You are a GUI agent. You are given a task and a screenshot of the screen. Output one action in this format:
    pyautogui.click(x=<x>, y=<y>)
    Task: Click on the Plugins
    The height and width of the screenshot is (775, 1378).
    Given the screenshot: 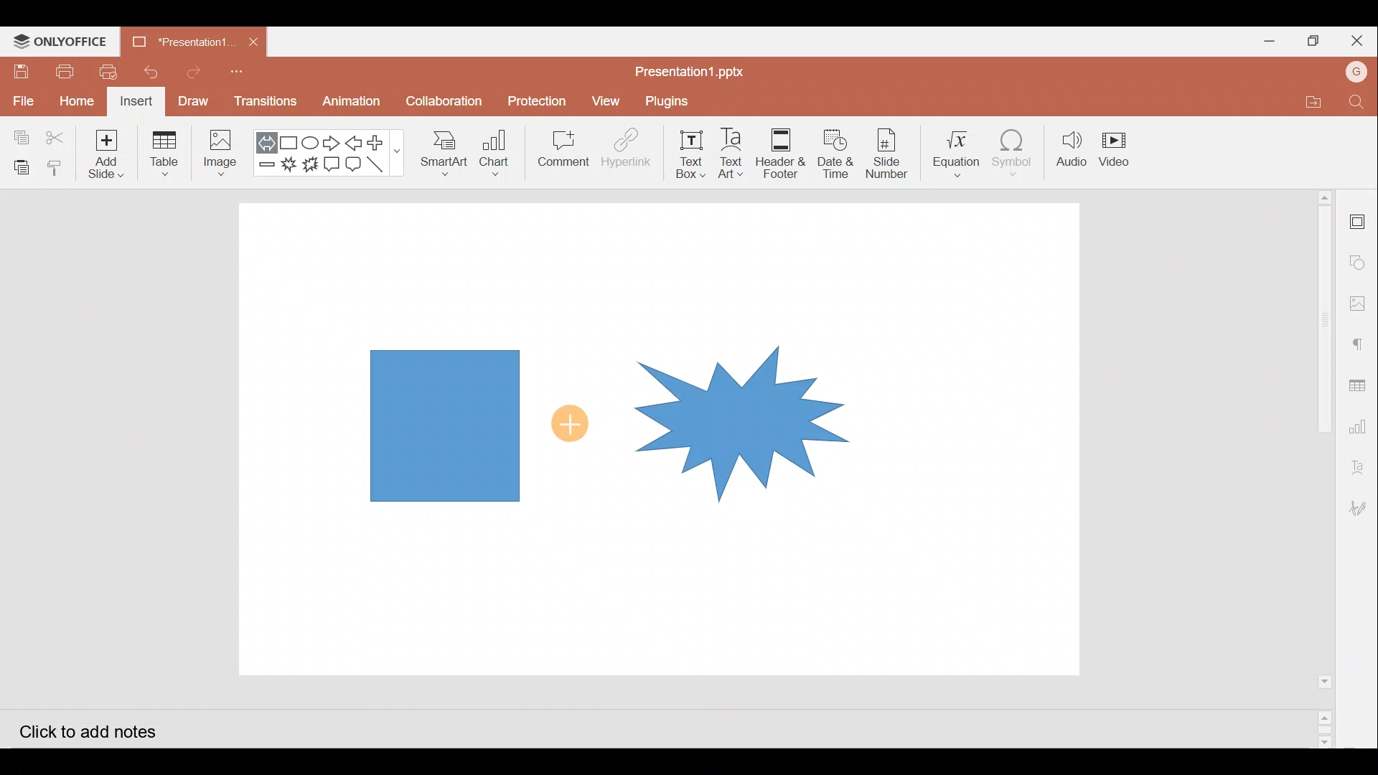 What is the action you would take?
    pyautogui.click(x=667, y=102)
    